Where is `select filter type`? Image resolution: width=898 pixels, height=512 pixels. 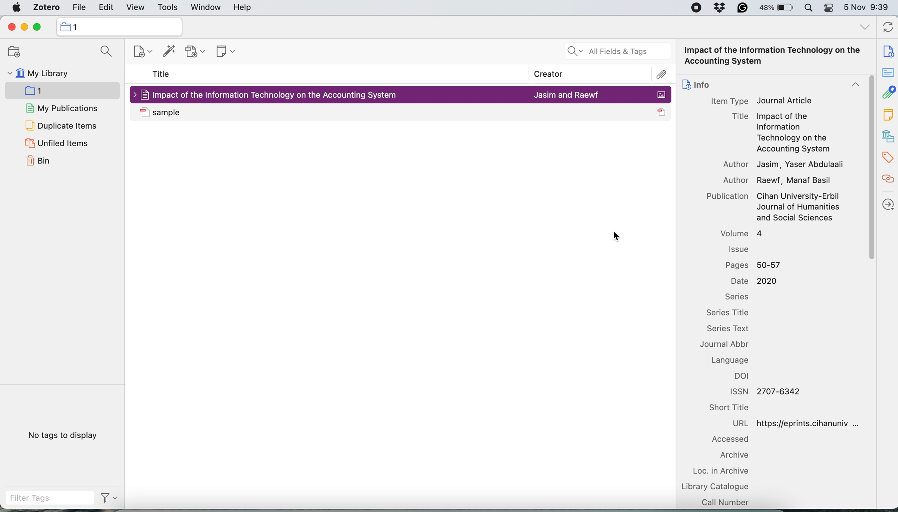 select filter type is located at coordinates (110, 499).